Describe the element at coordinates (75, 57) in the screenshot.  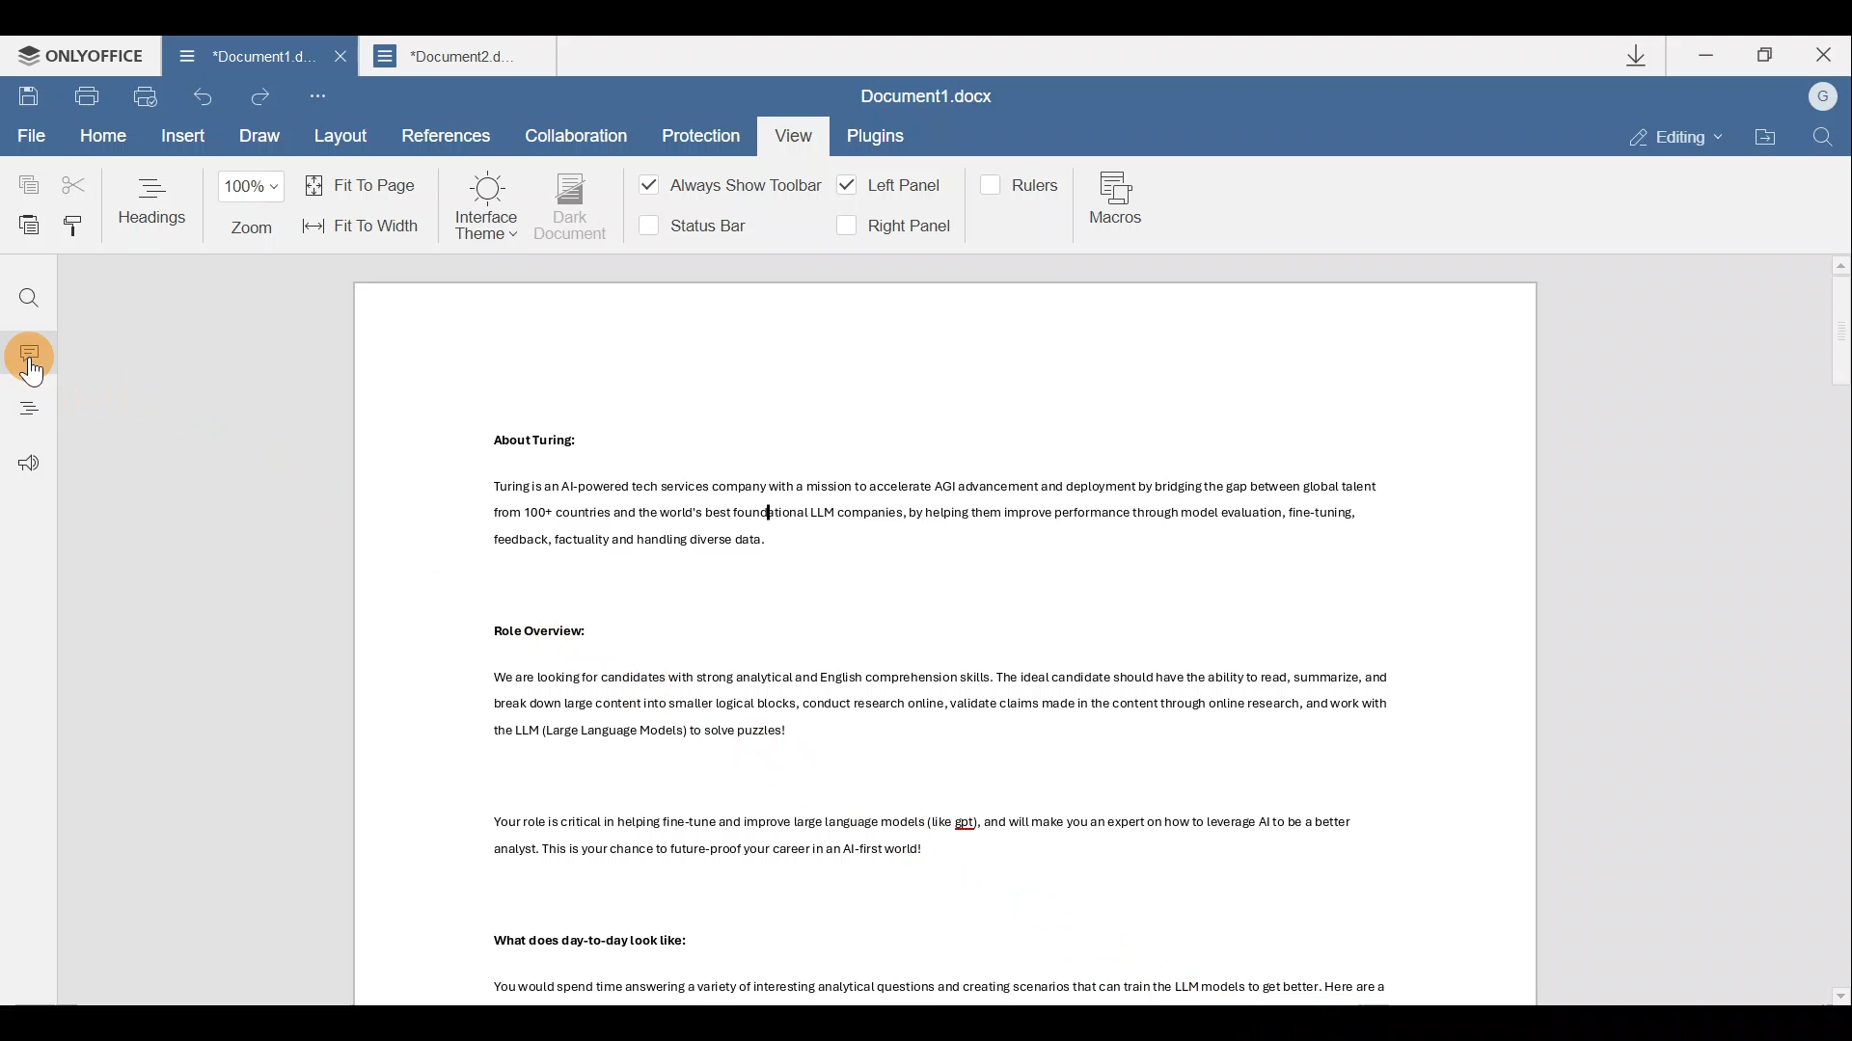
I see `ONLYOFFICE` at that location.